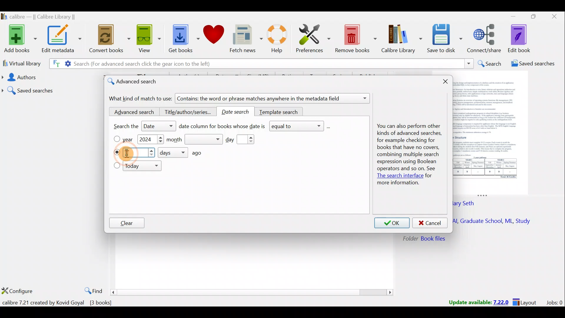  I want to click on Year, so click(130, 140).